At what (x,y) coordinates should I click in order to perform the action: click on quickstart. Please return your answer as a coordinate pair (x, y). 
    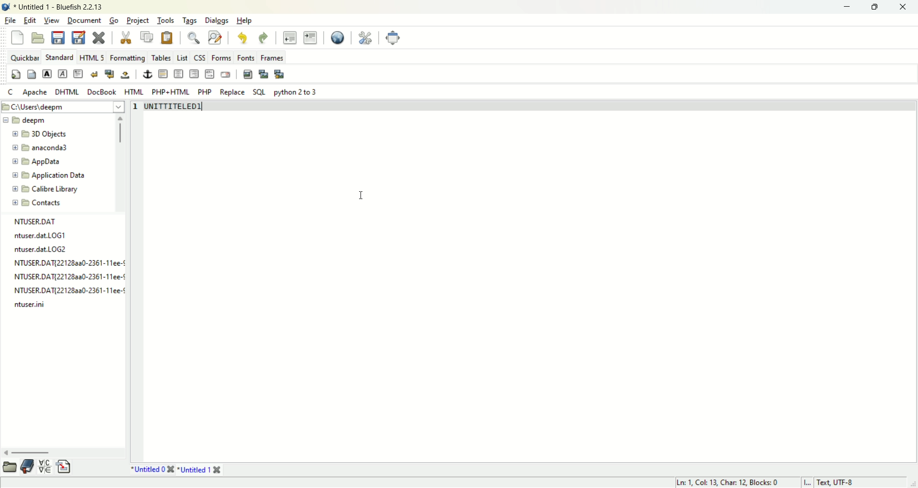
    Looking at the image, I should click on (14, 75).